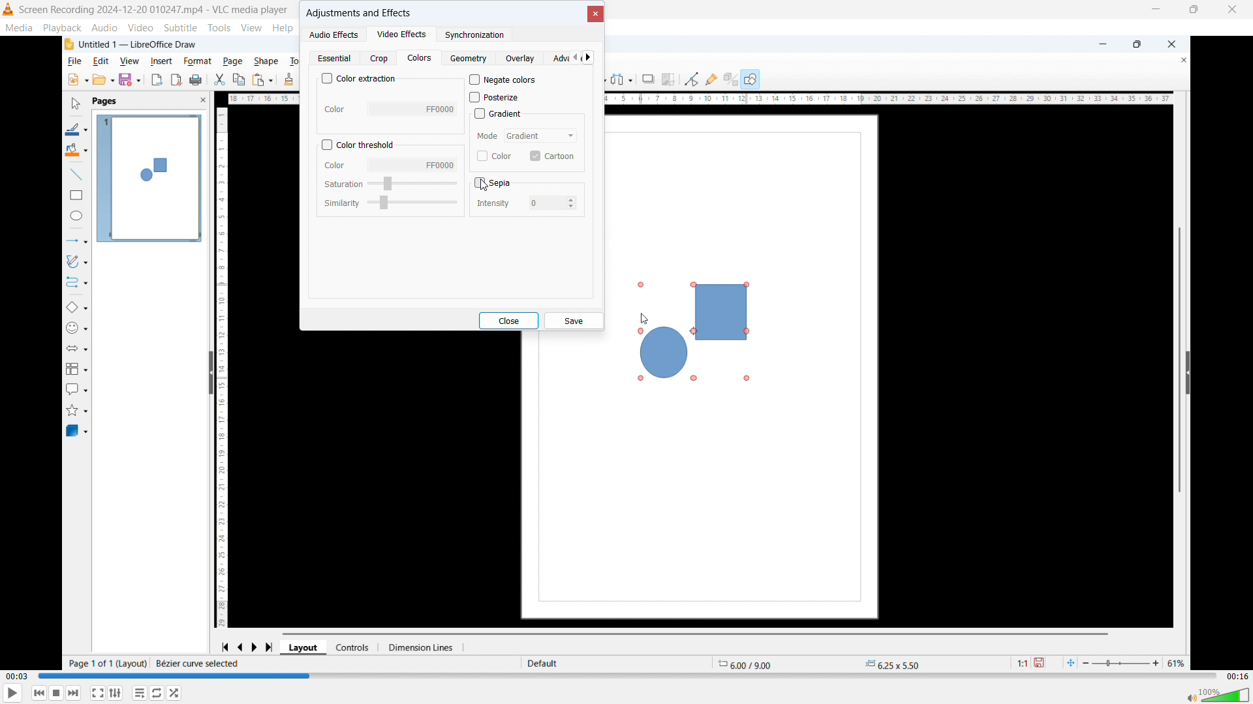 The width and height of the screenshot is (1253, 704). Describe the element at coordinates (335, 59) in the screenshot. I see `Essential ` at that location.